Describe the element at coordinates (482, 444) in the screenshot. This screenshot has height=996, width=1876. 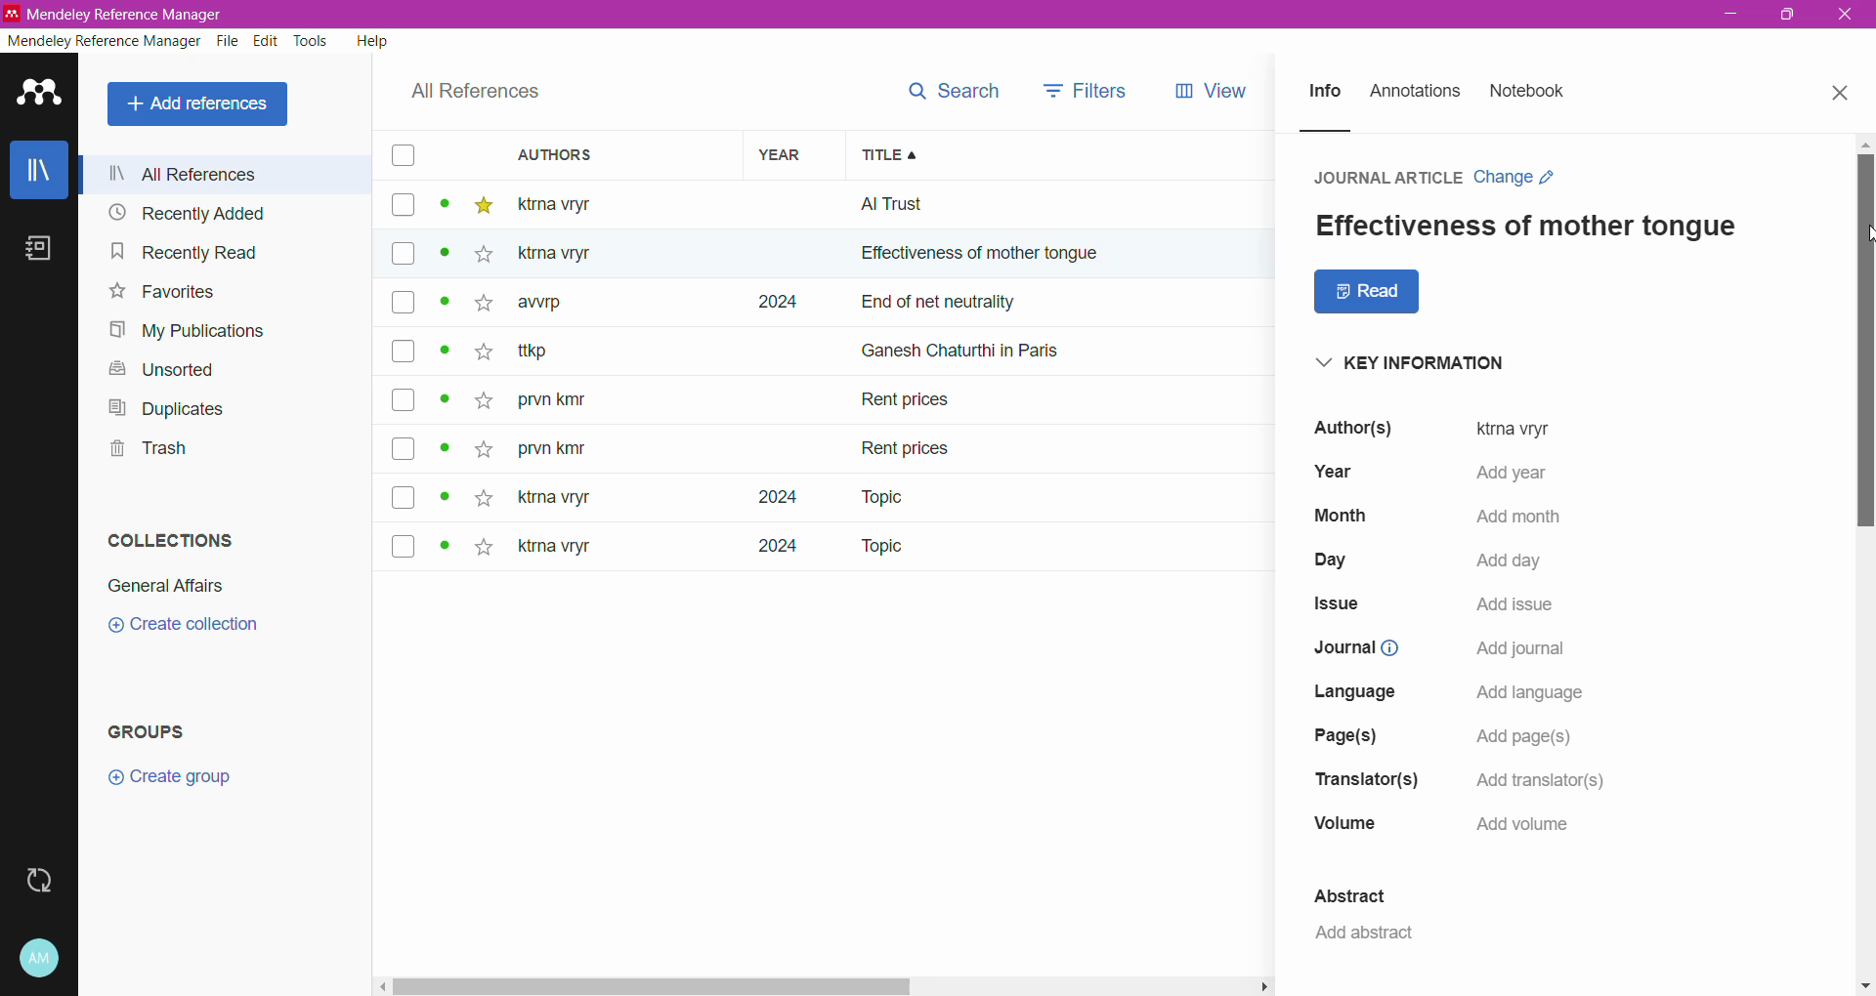
I see `star` at that location.